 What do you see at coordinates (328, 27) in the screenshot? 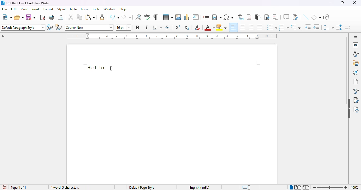
I see `set line spacing` at bounding box center [328, 27].